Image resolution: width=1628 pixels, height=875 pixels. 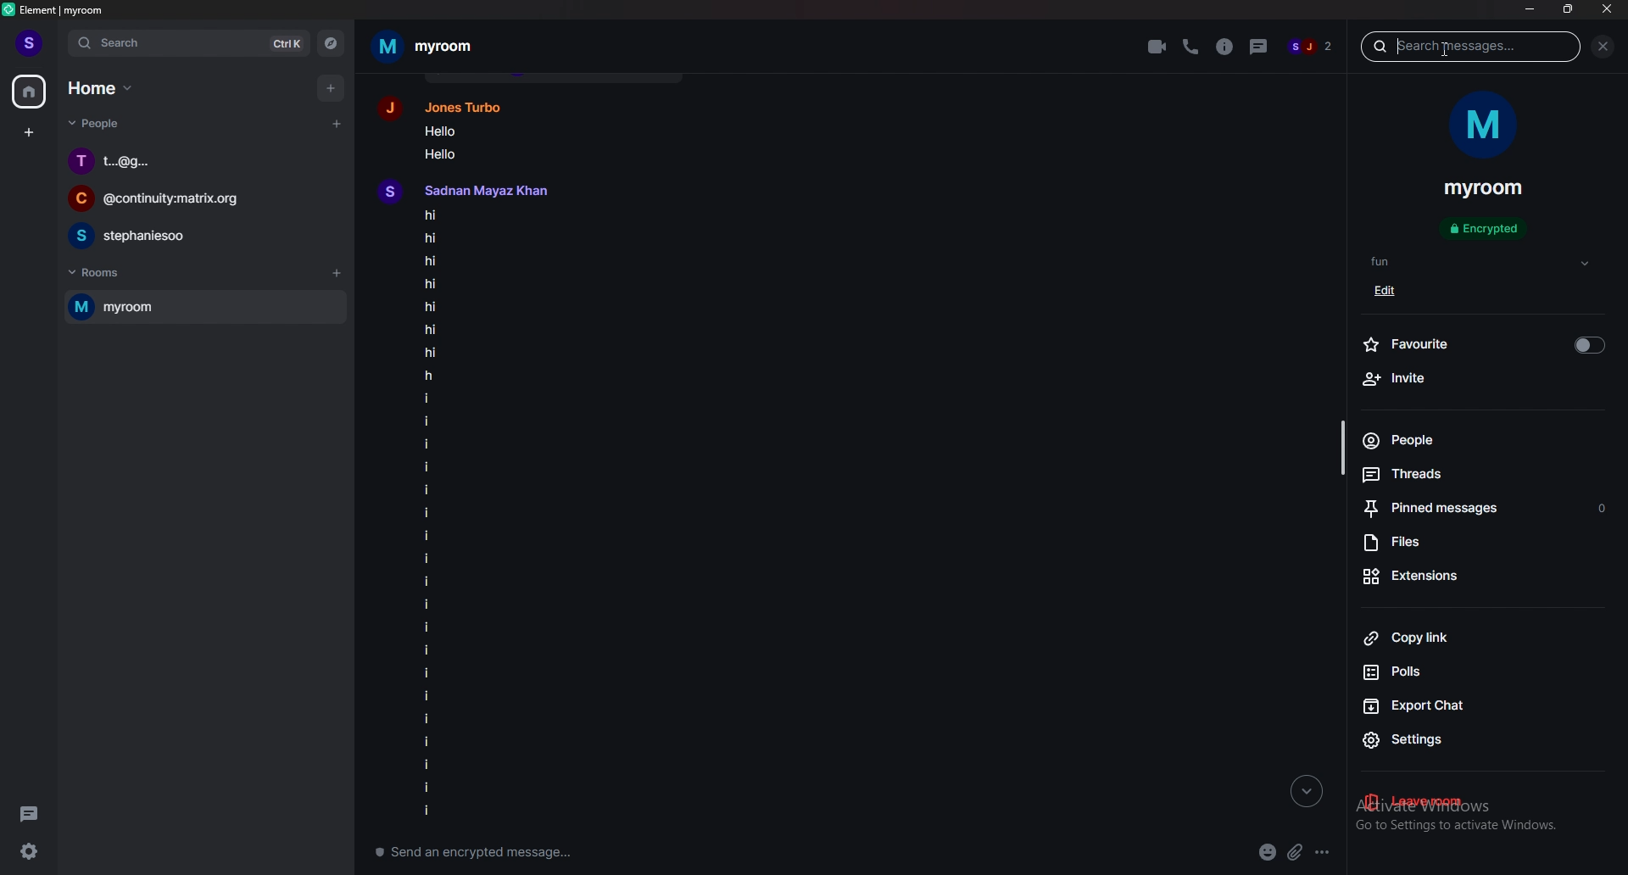 I want to click on polls, so click(x=1440, y=672).